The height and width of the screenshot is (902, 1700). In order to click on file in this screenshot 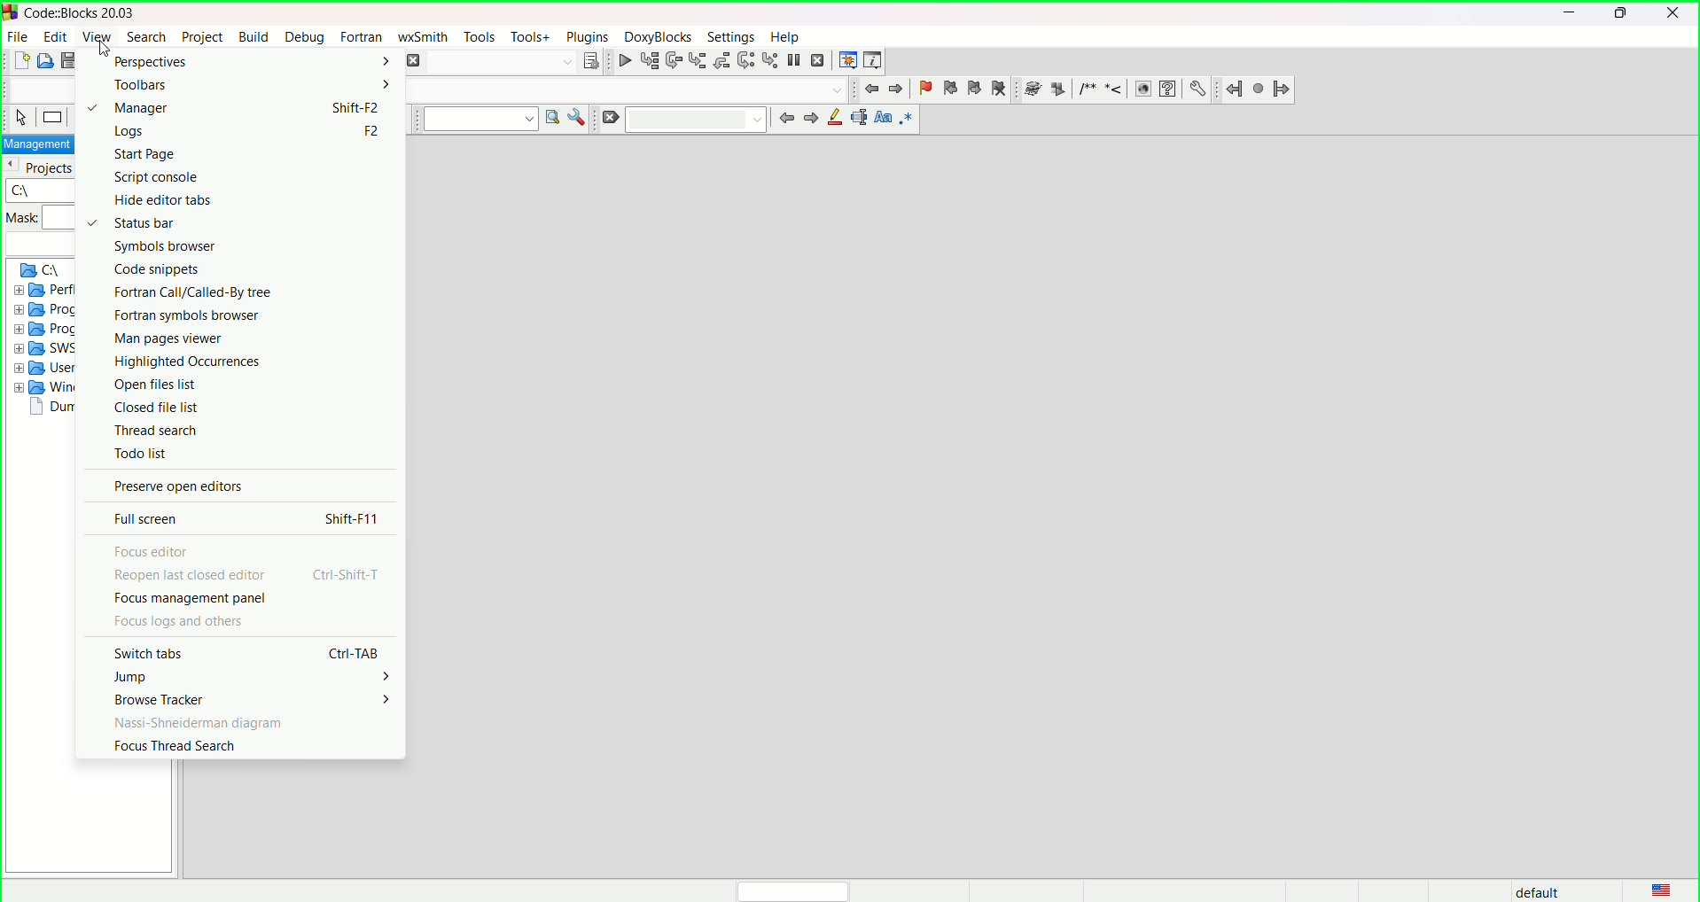, I will do `click(19, 37)`.